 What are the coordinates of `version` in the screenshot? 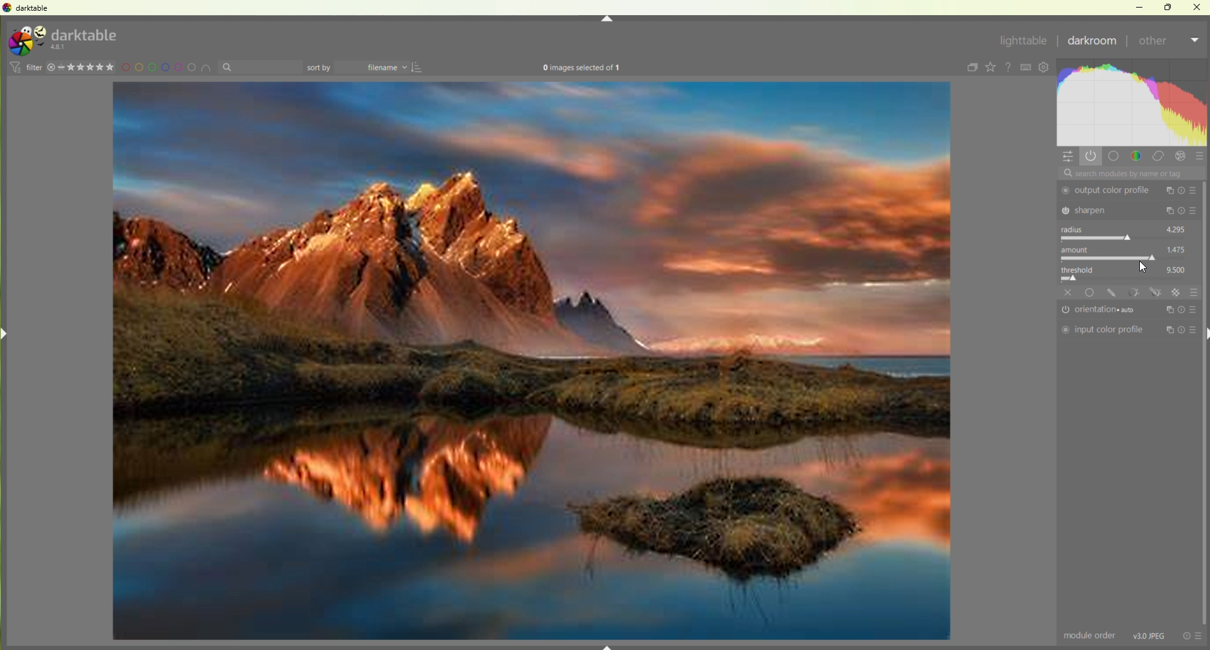 It's located at (60, 47).